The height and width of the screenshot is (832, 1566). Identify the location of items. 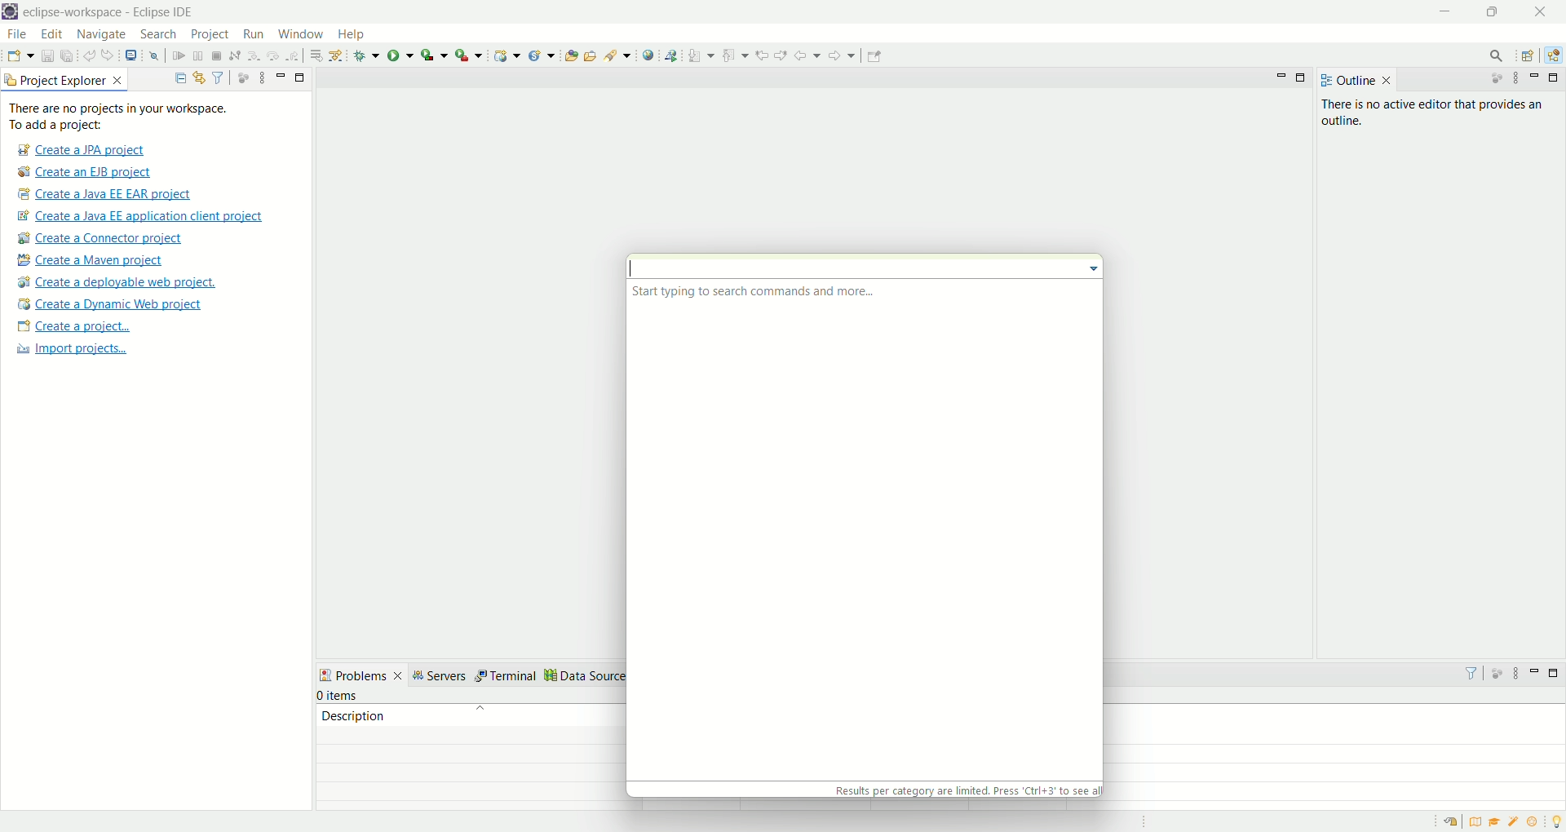
(338, 695).